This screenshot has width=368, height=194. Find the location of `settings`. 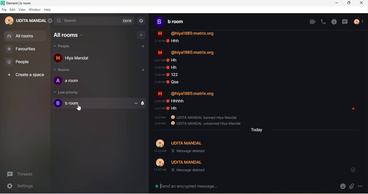

settings is located at coordinates (20, 187).